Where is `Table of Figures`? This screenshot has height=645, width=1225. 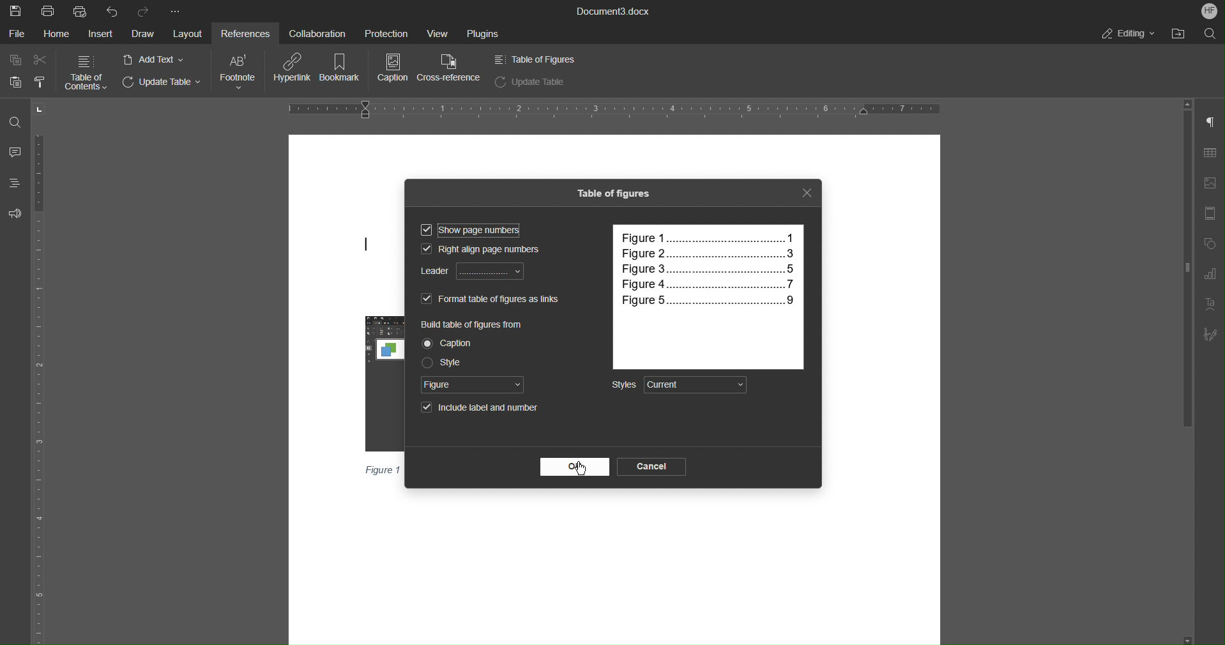 Table of Figures is located at coordinates (534, 59).